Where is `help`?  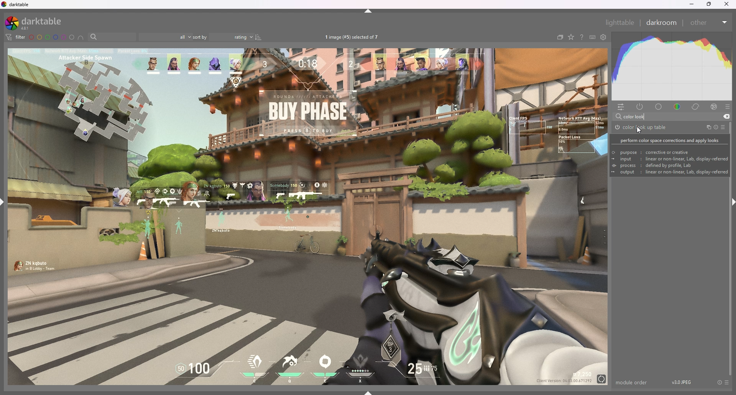 help is located at coordinates (582, 37).